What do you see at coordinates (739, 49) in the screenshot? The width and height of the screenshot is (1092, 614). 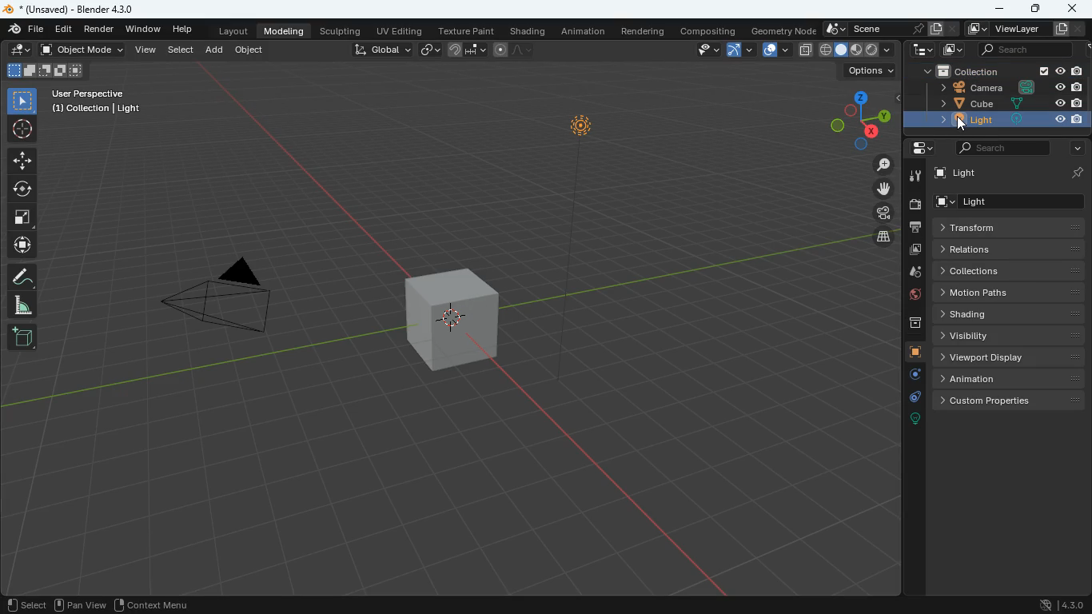 I see `arrow` at bounding box center [739, 49].